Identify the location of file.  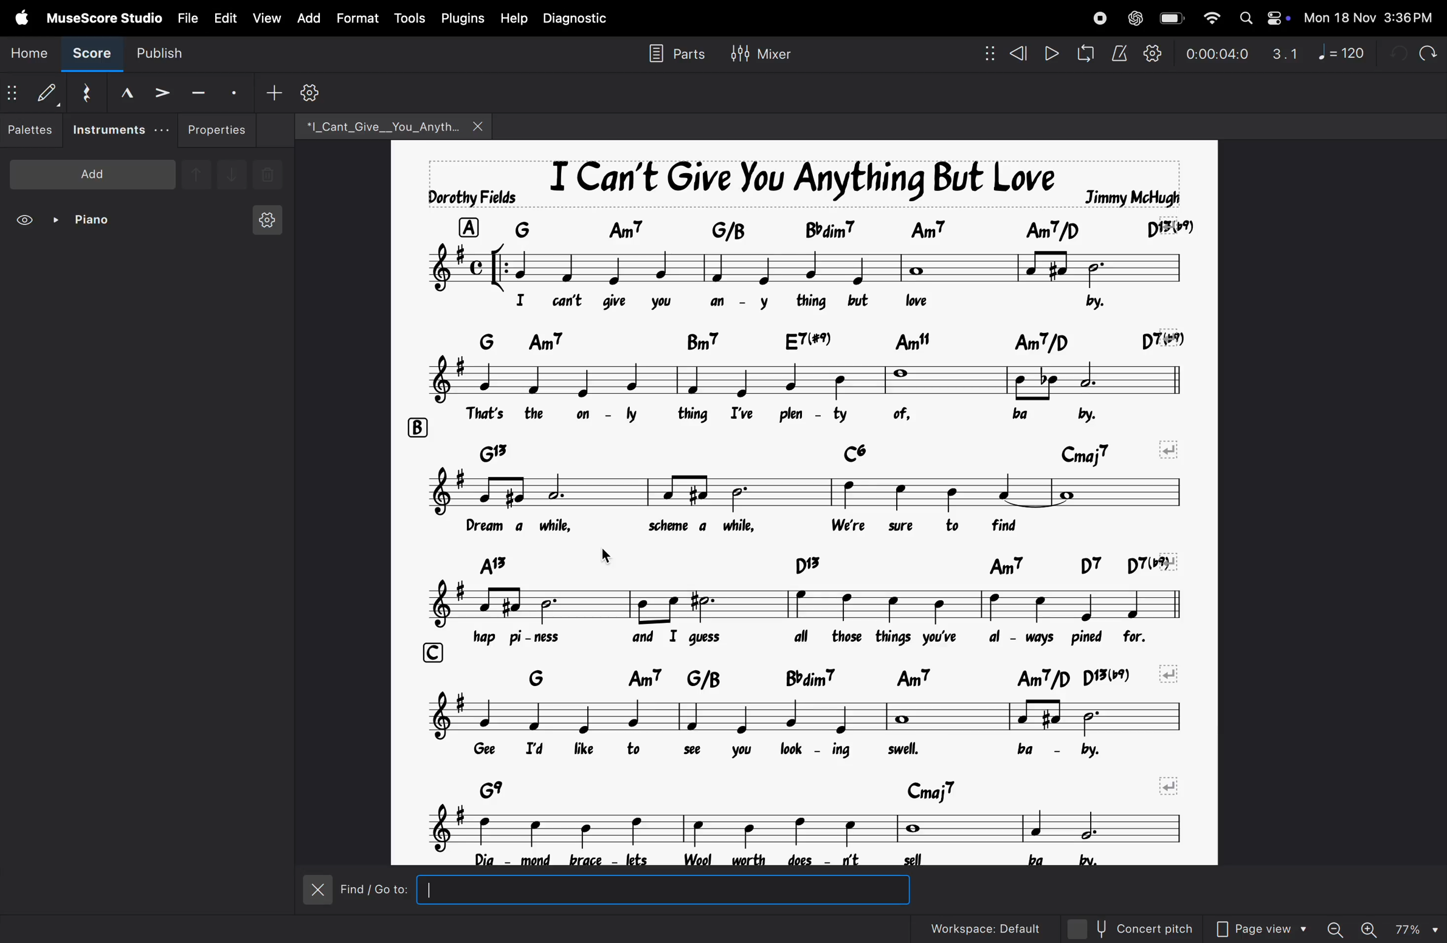
(184, 16).